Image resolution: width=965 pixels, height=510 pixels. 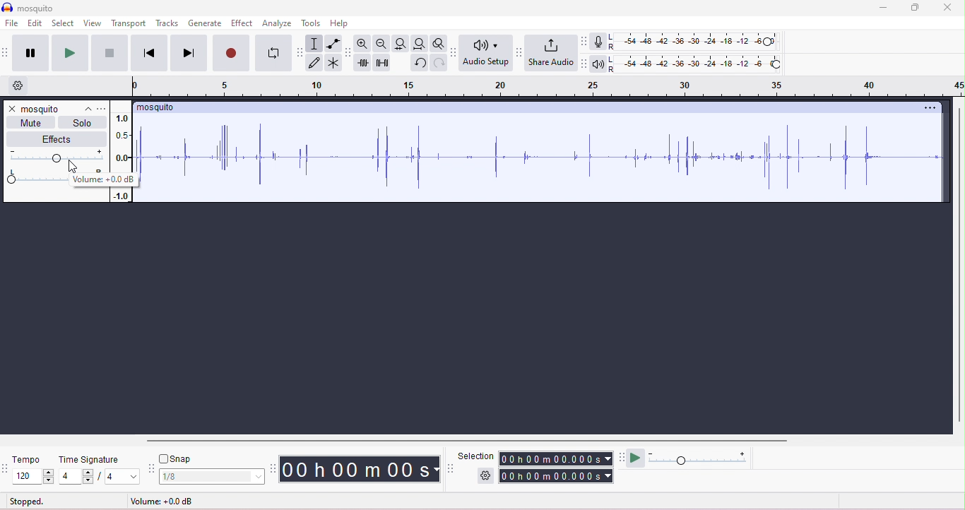 I want to click on audio set up, so click(x=486, y=54).